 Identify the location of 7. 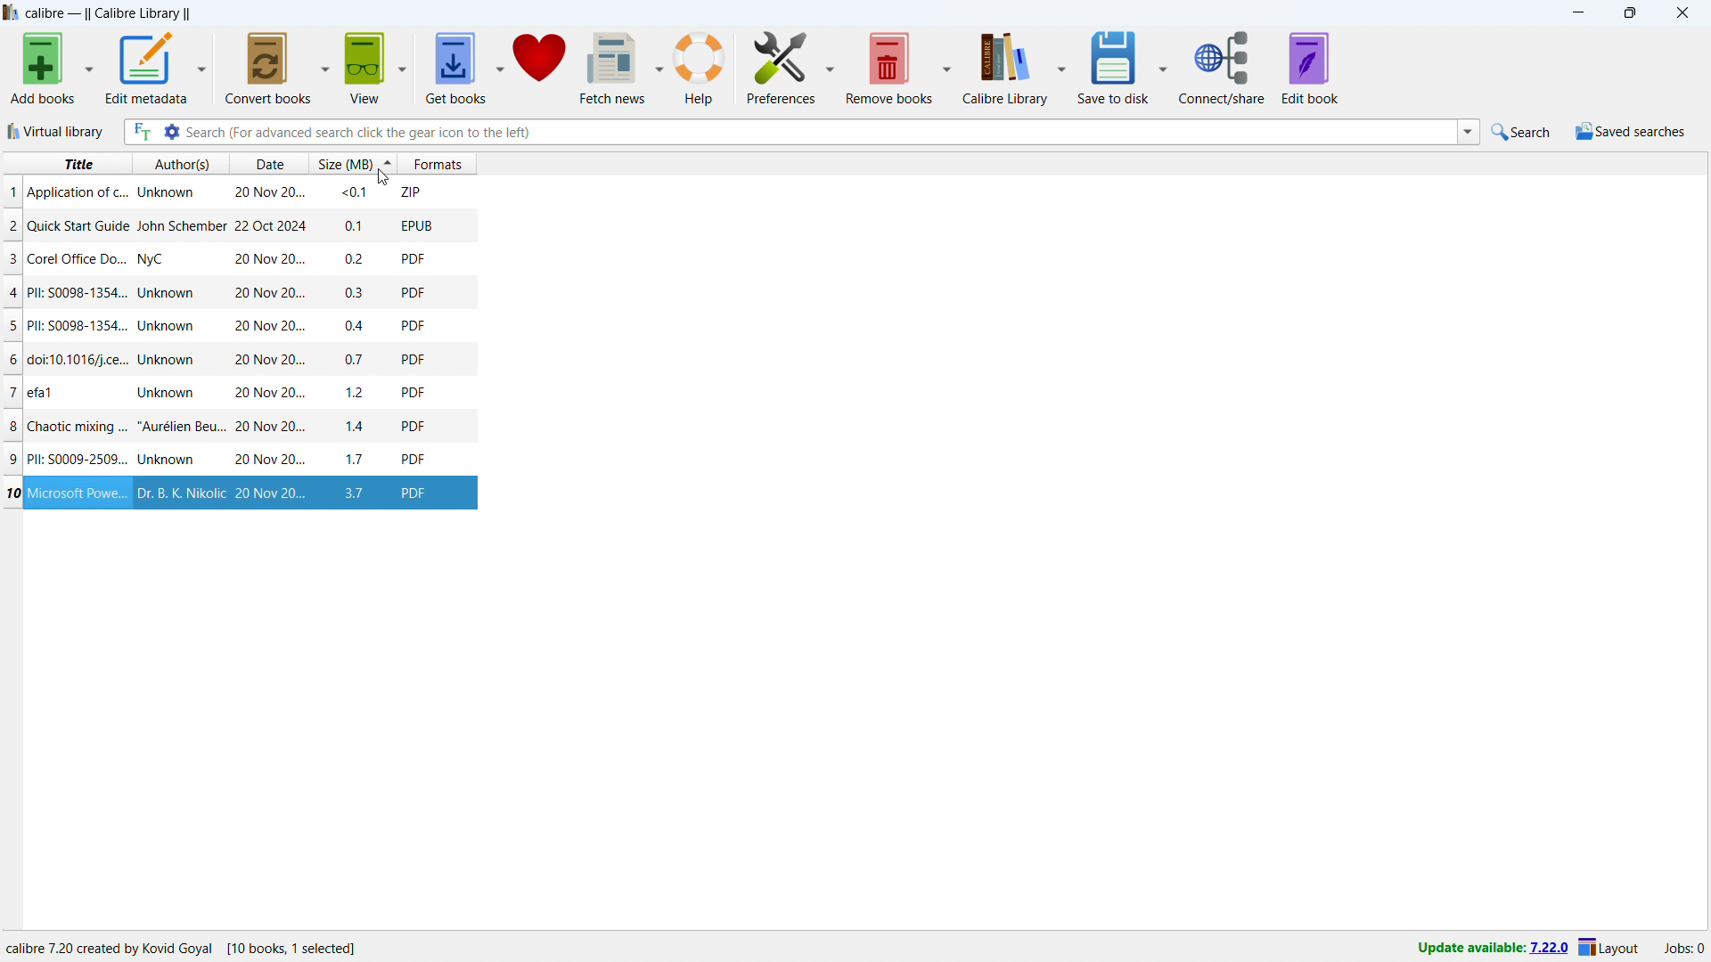
(11, 392).